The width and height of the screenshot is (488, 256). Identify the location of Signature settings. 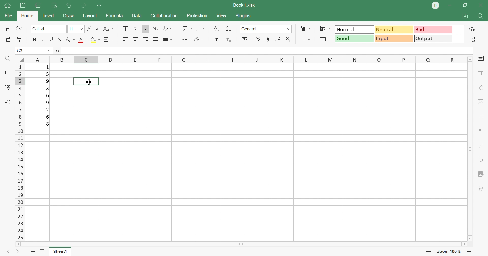
(481, 188).